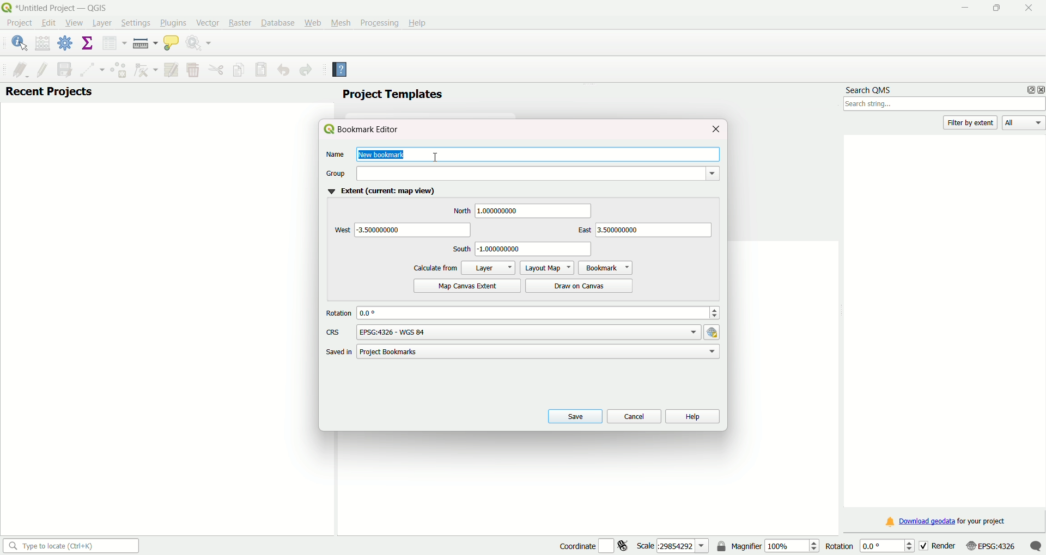 The height and width of the screenshot is (555, 1046). What do you see at coordinates (337, 174) in the screenshot?
I see `group` at bounding box center [337, 174].